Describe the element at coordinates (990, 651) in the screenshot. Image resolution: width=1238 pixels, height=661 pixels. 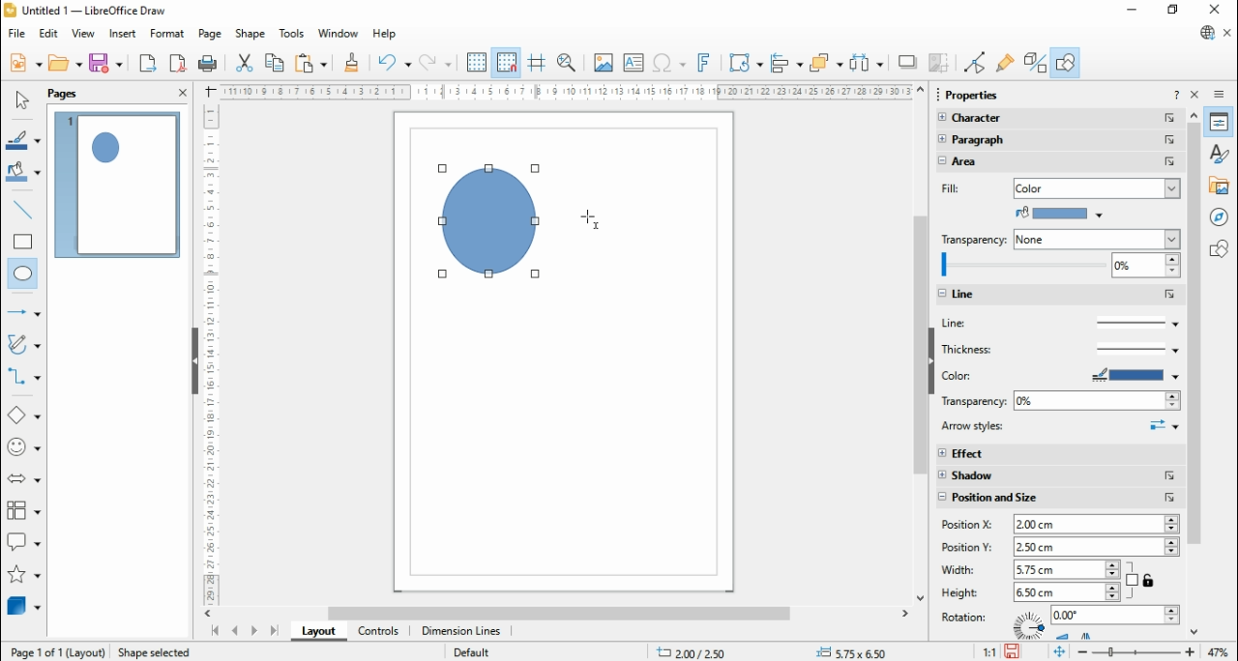
I see `11` at that location.